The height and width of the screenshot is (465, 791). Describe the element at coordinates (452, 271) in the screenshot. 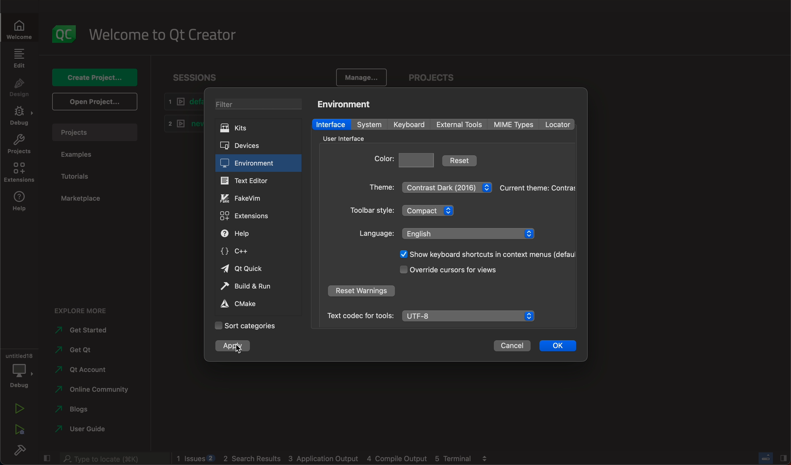

I see `cursors` at that location.